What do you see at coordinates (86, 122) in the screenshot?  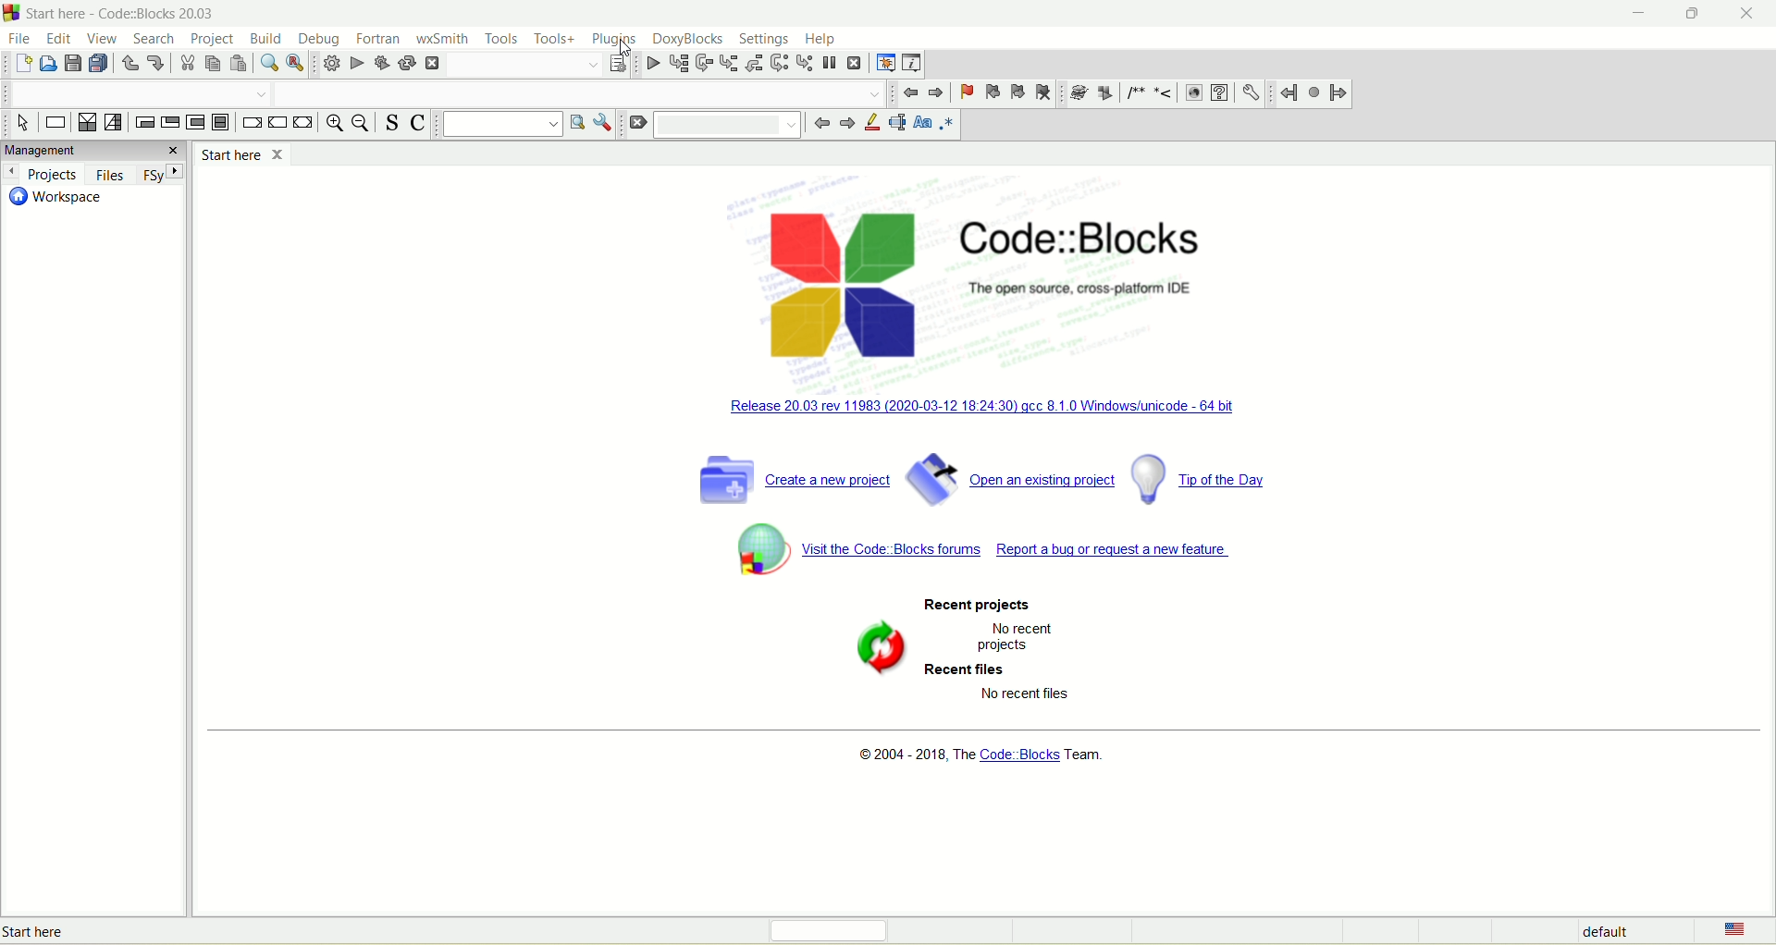 I see `decision` at bounding box center [86, 122].